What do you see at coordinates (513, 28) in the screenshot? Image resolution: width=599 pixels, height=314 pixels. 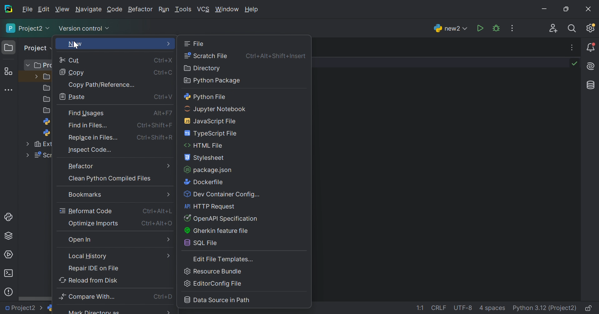 I see `Updates available. IDE and Project Settings.` at bounding box center [513, 28].